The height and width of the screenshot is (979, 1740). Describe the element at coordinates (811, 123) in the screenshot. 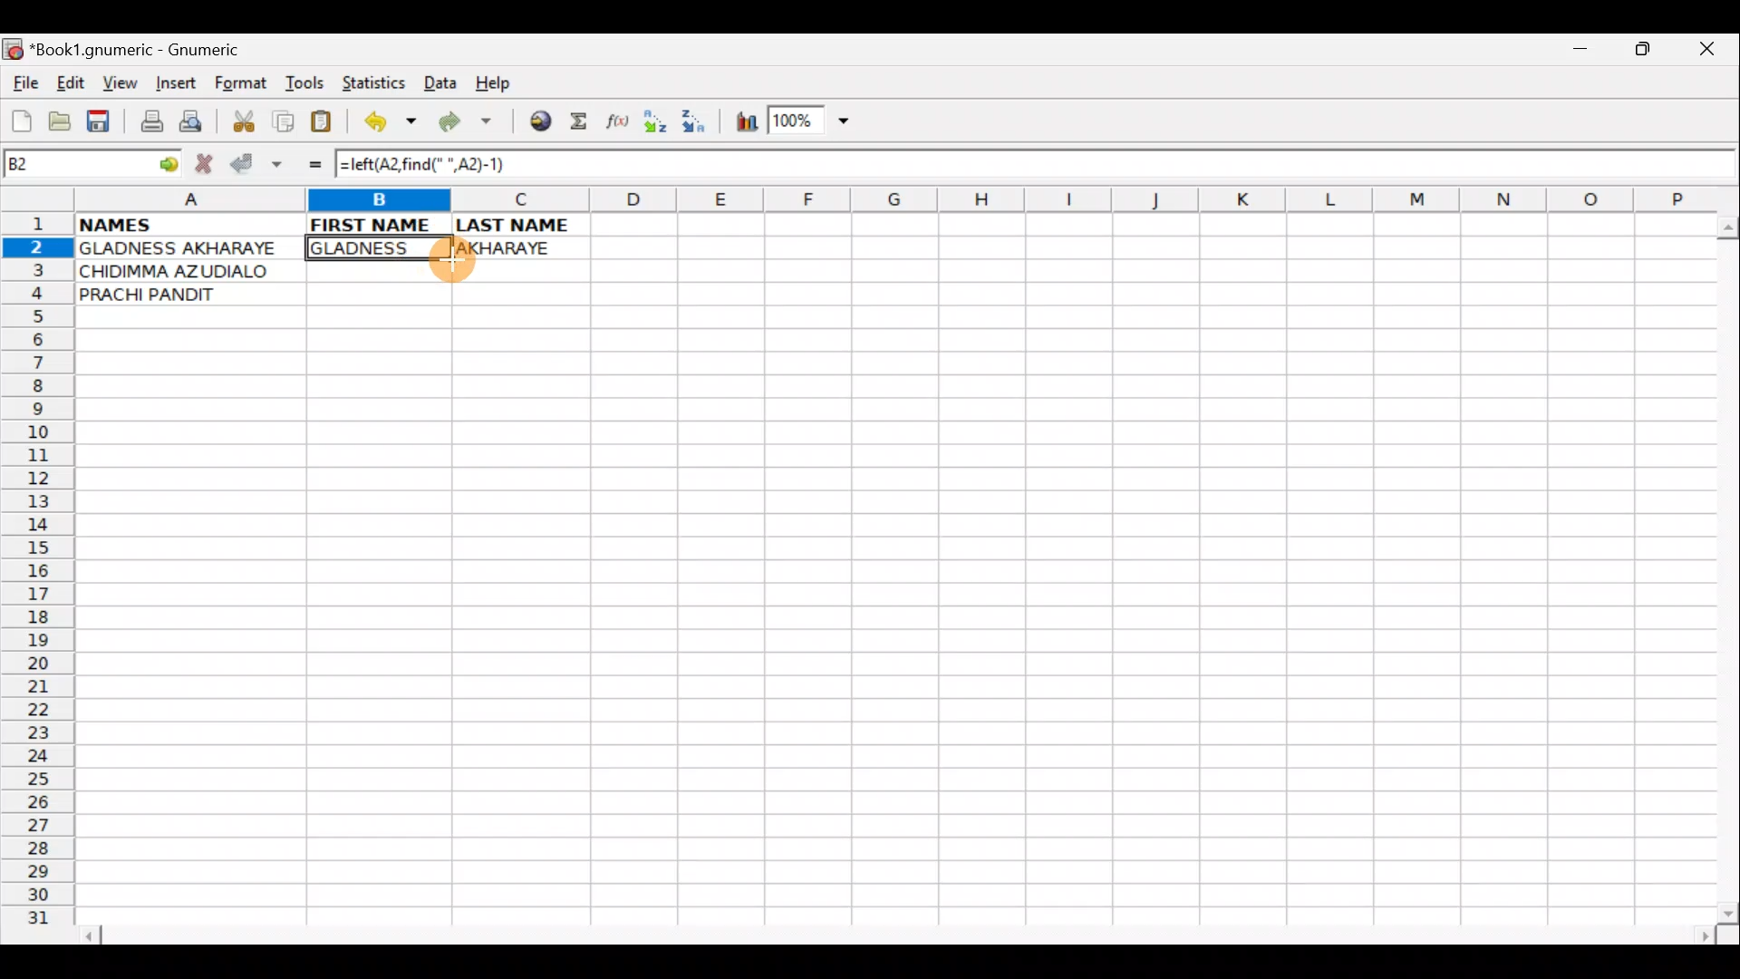

I see `Zoom` at that location.